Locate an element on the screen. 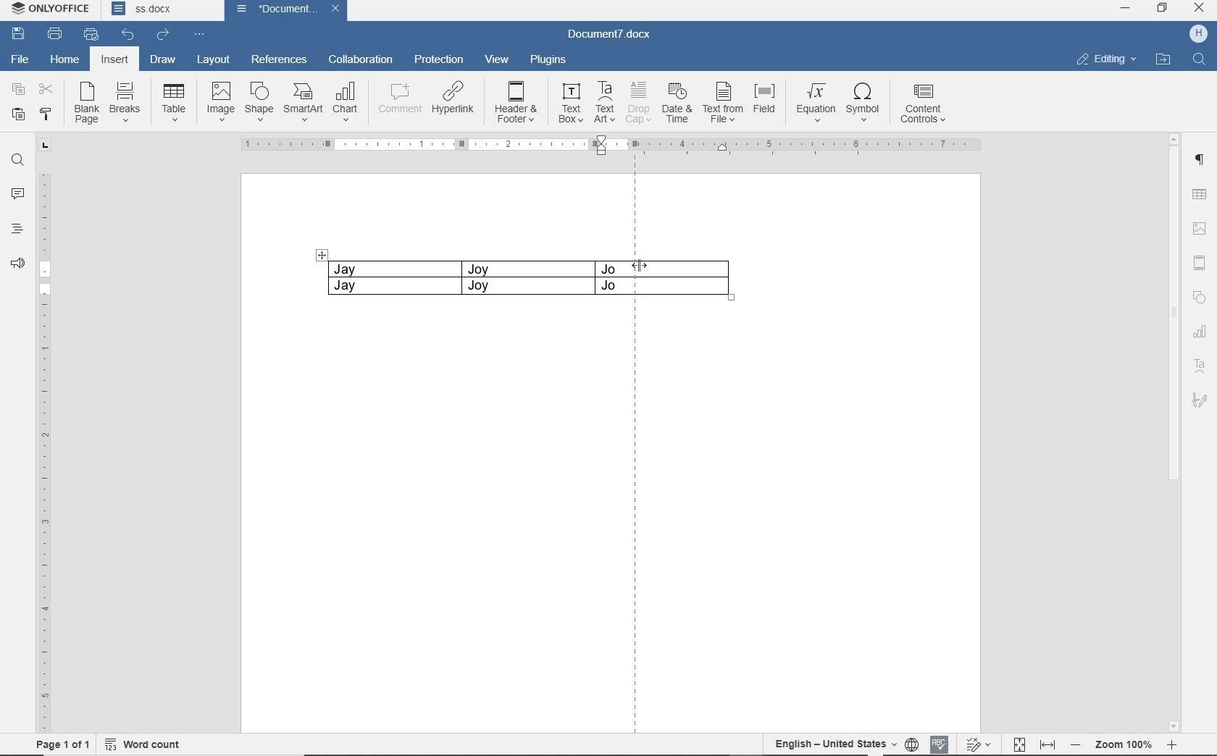 The image size is (1217, 756). FEEDBACK & SUPPORT is located at coordinates (17, 263).